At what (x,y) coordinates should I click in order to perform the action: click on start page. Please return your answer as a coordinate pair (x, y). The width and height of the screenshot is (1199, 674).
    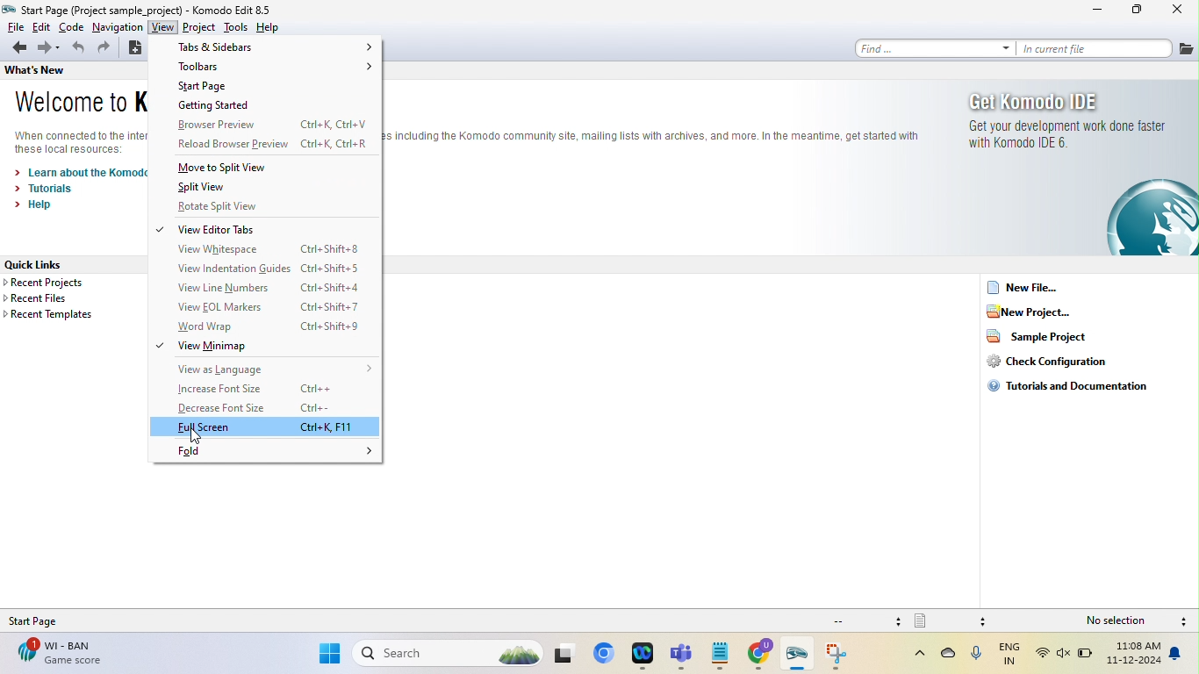
    Looking at the image, I should click on (215, 87).